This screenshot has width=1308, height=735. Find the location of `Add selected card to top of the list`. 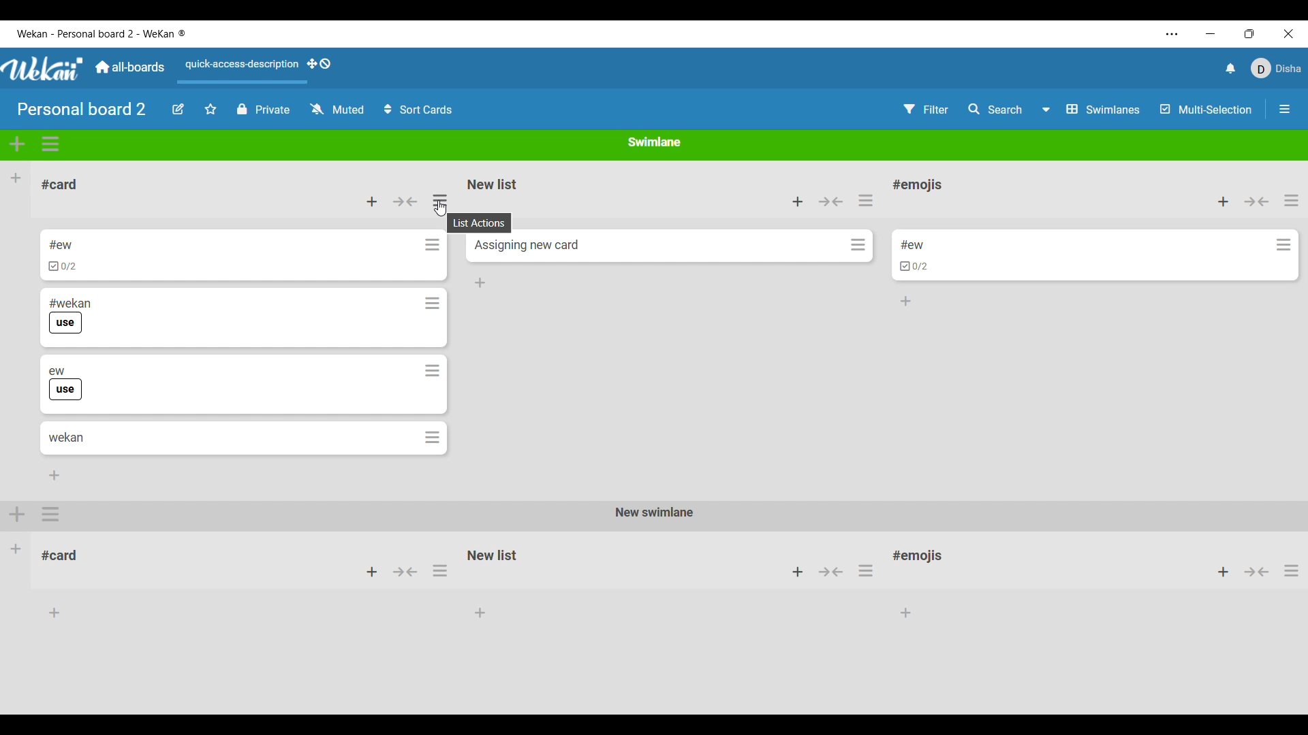

Add selected card to top of the list is located at coordinates (1224, 201).